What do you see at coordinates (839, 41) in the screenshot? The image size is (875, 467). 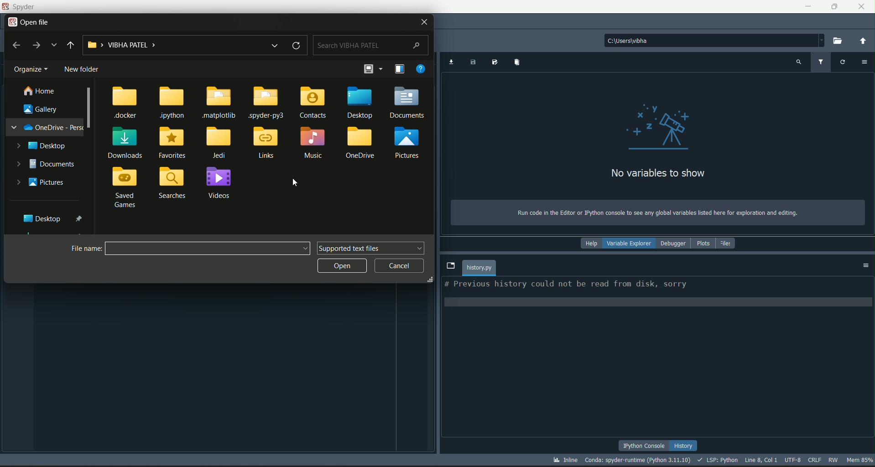 I see `browse a working directory` at bounding box center [839, 41].